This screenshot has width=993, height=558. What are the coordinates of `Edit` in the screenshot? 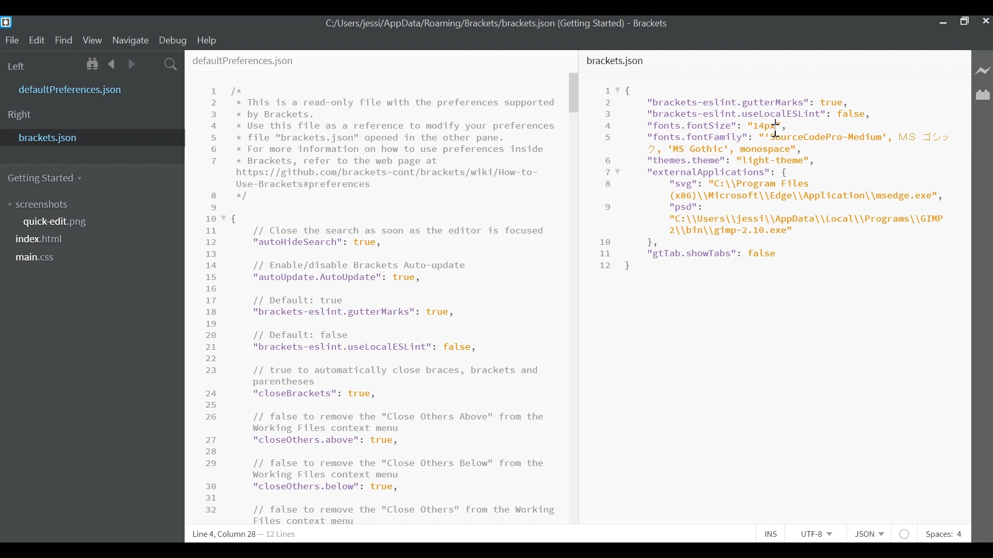 It's located at (36, 39).